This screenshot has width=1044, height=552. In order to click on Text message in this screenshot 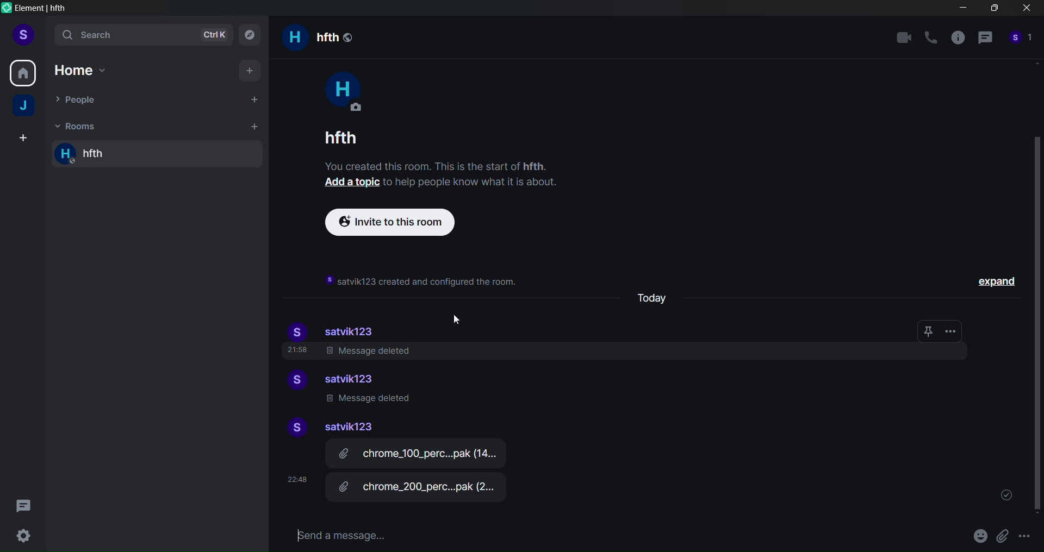, I will do `click(620, 536)`.